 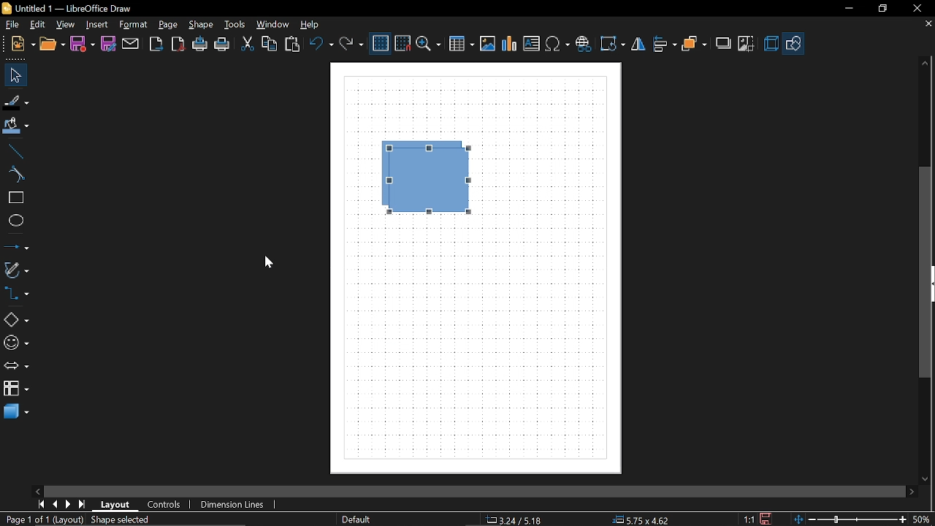 I want to click on Insert text, so click(x=558, y=44).